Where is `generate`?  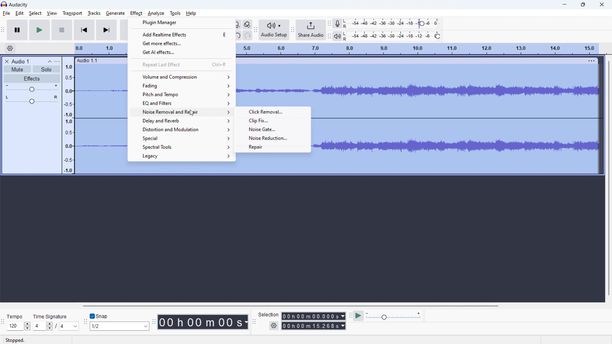 generate is located at coordinates (115, 13).